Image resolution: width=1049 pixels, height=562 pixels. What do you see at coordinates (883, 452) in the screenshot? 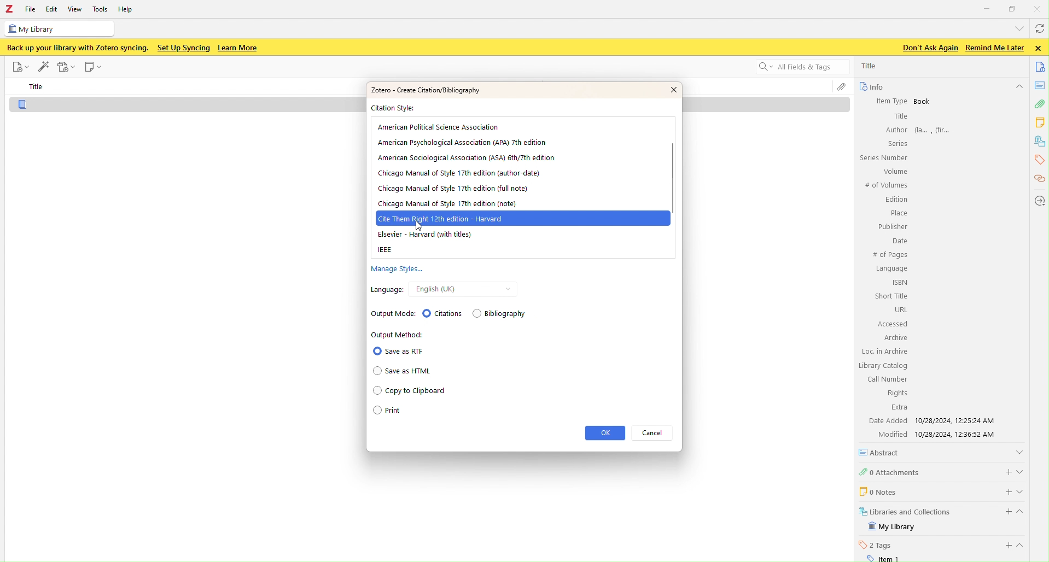
I see `Abstract` at bounding box center [883, 452].